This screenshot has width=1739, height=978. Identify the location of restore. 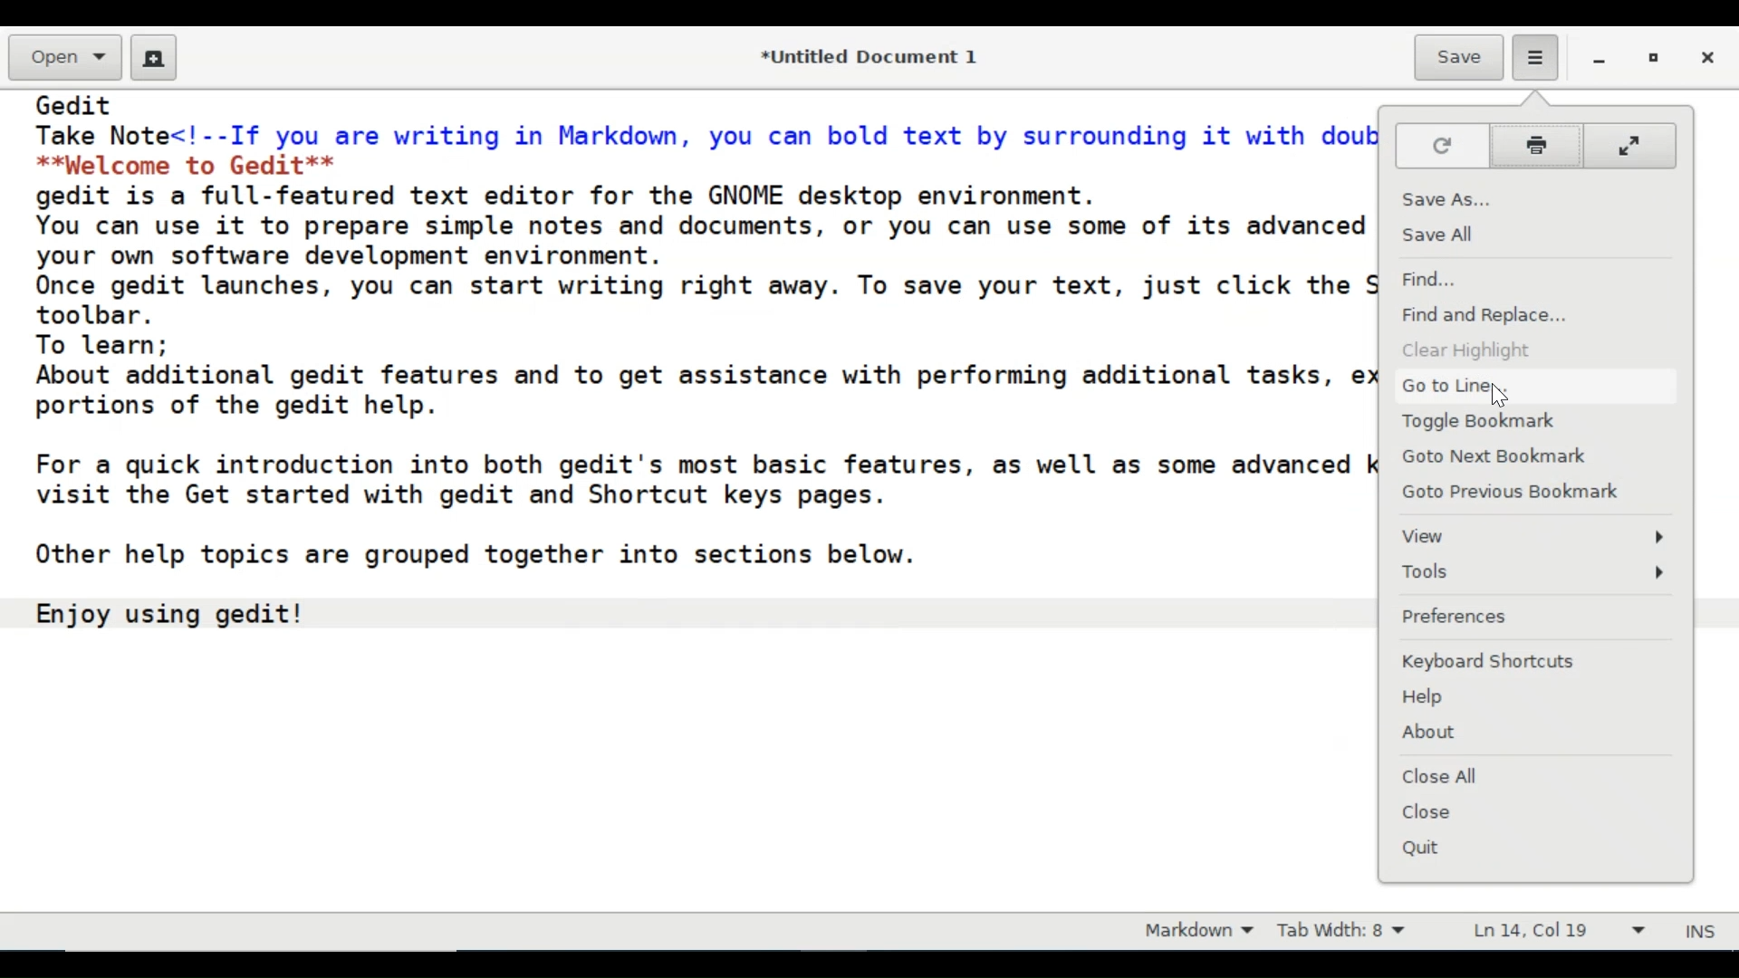
(1656, 61).